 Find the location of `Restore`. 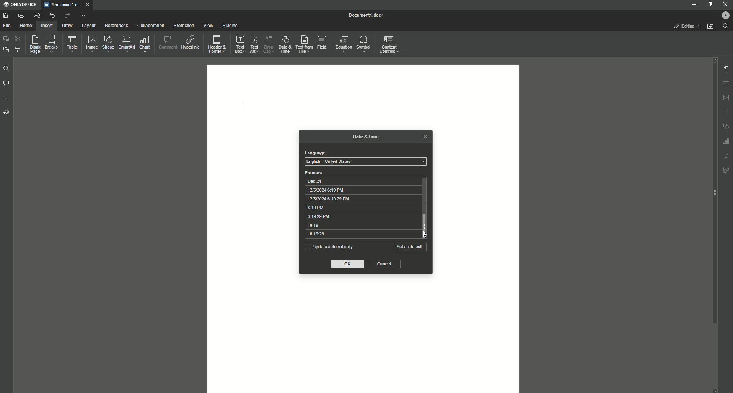

Restore is located at coordinates (708, 4).